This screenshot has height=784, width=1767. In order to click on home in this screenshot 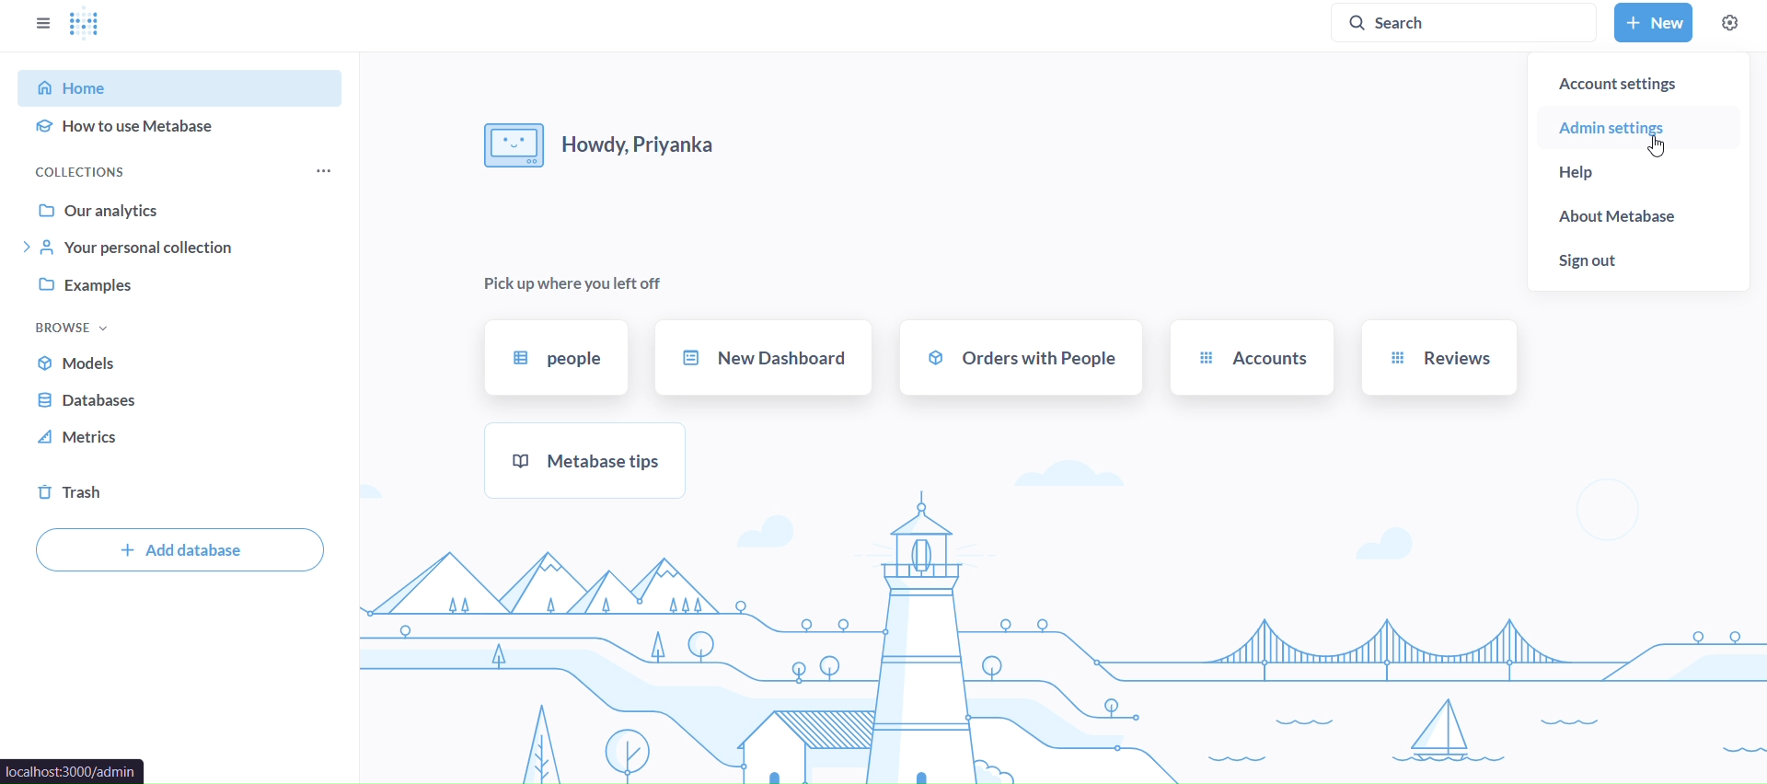, I will do `click(183, 86)`.